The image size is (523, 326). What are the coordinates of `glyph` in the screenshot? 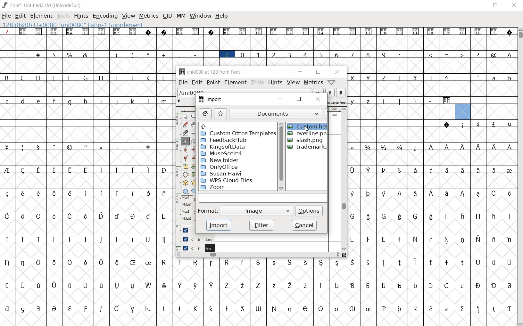 It's located at (148, 216).